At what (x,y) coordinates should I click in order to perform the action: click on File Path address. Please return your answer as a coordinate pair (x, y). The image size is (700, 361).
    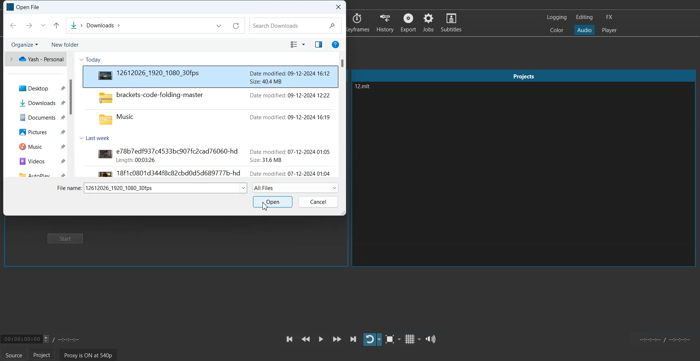
    Looking at the image, I should click on (95, 26).